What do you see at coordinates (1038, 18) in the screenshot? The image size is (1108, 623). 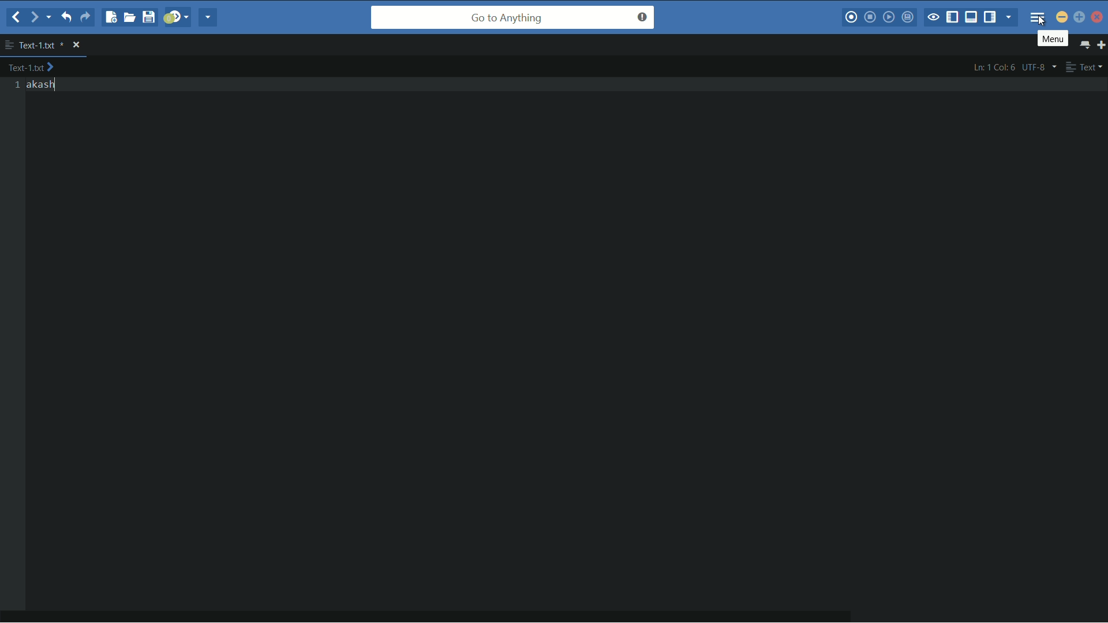 I see `menu` at bounding box center [1038, 18].